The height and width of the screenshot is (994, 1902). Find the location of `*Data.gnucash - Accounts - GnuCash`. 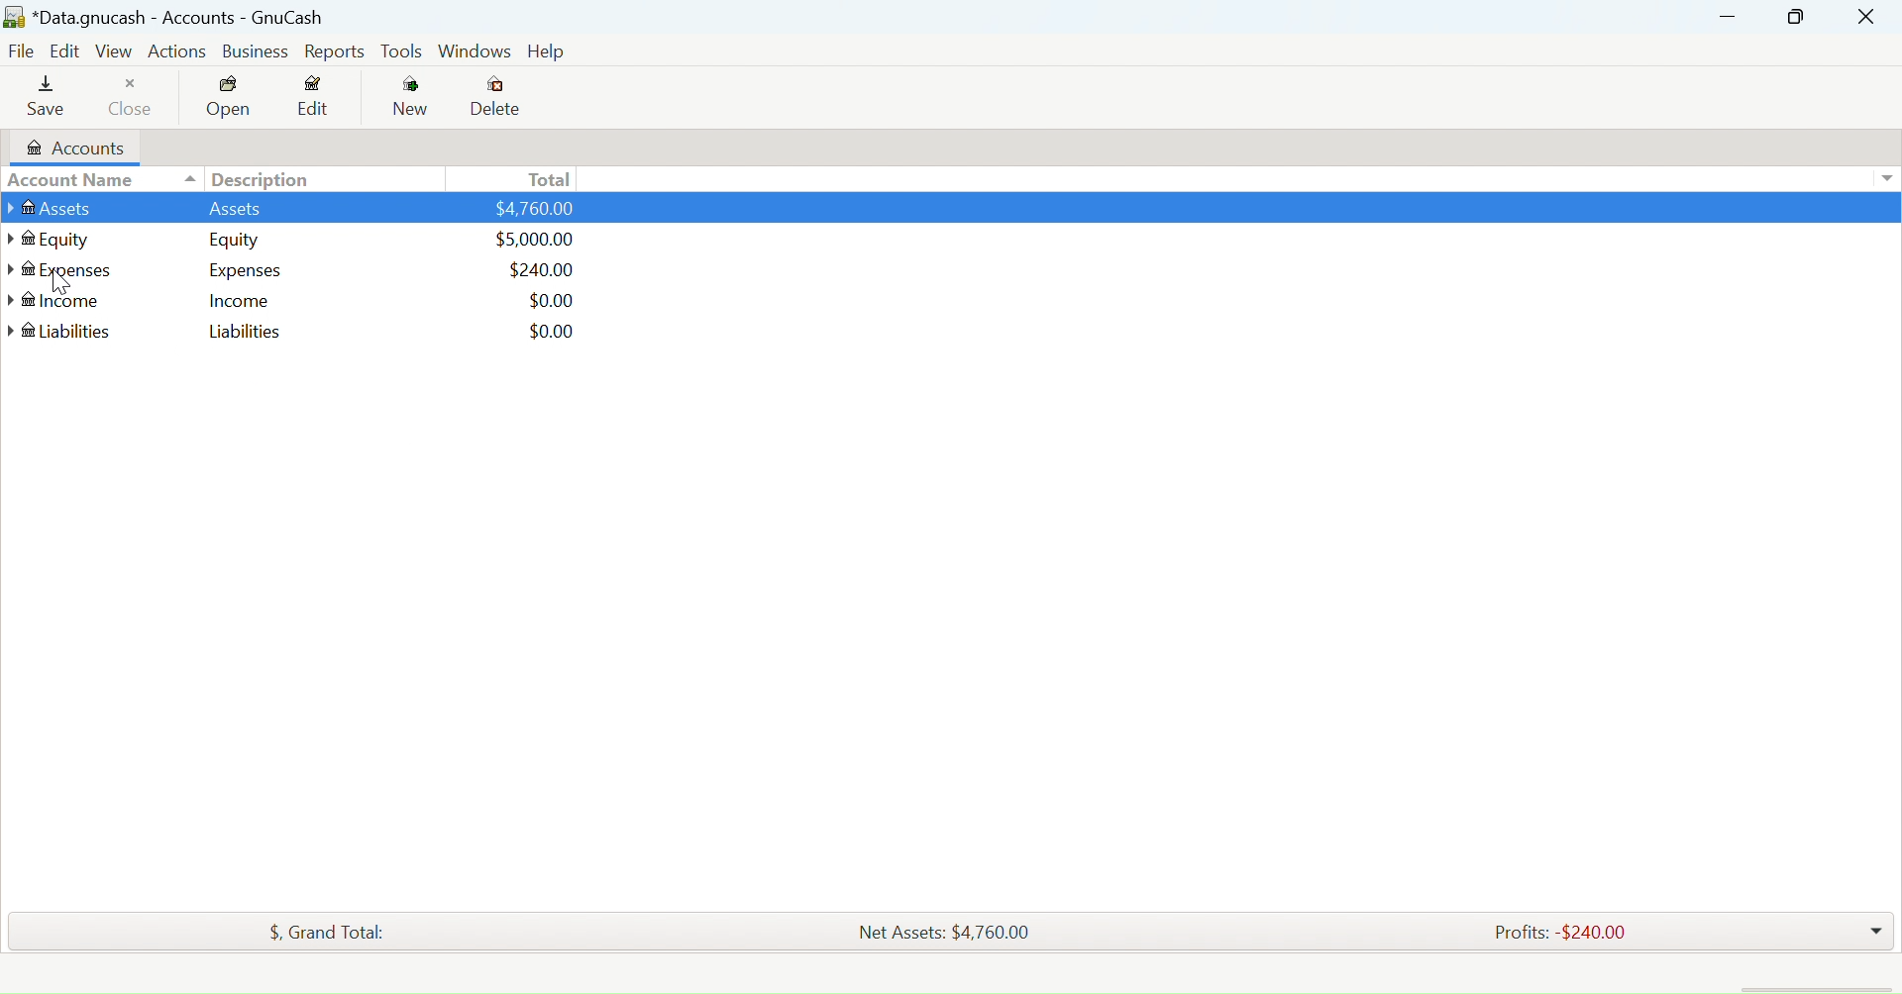

*Data.gnucash - Accounts - GnuCash is located at coordinates (167, 19).